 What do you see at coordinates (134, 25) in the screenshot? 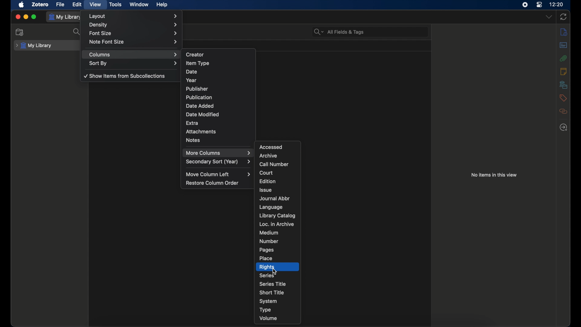
I see `density` at bounding box center [134, 25].